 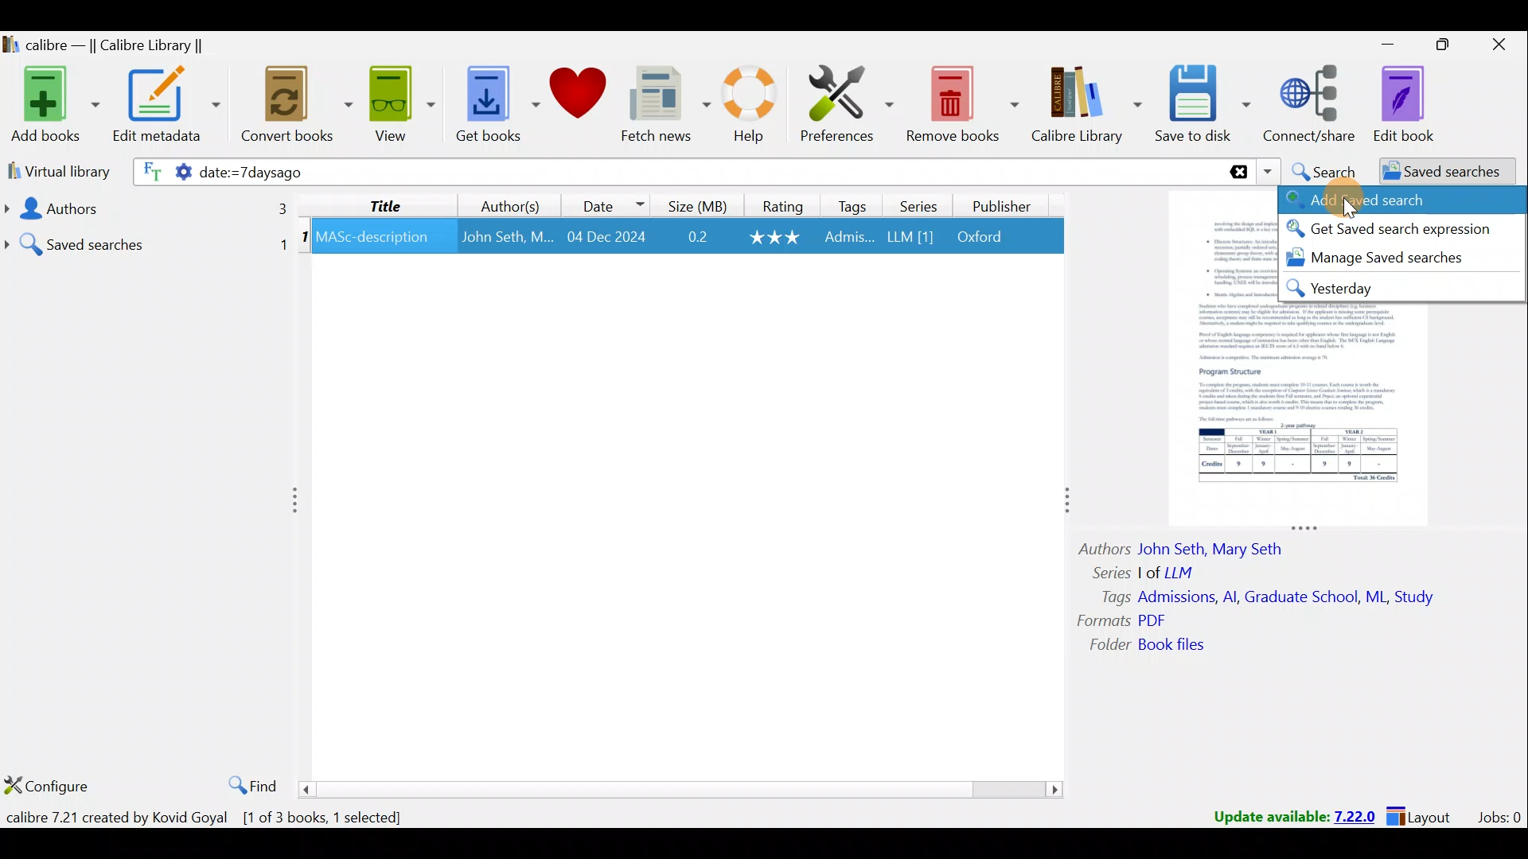 I want to click on Formats PDF, so click(x=1122, y=620).